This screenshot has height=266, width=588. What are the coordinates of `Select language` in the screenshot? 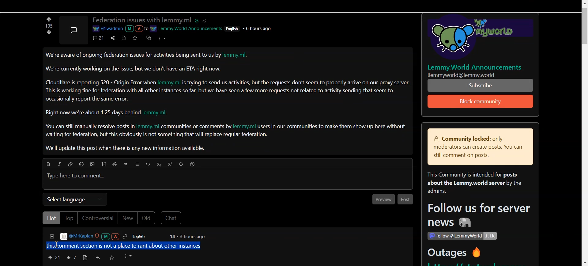 It's located at (75, 199).